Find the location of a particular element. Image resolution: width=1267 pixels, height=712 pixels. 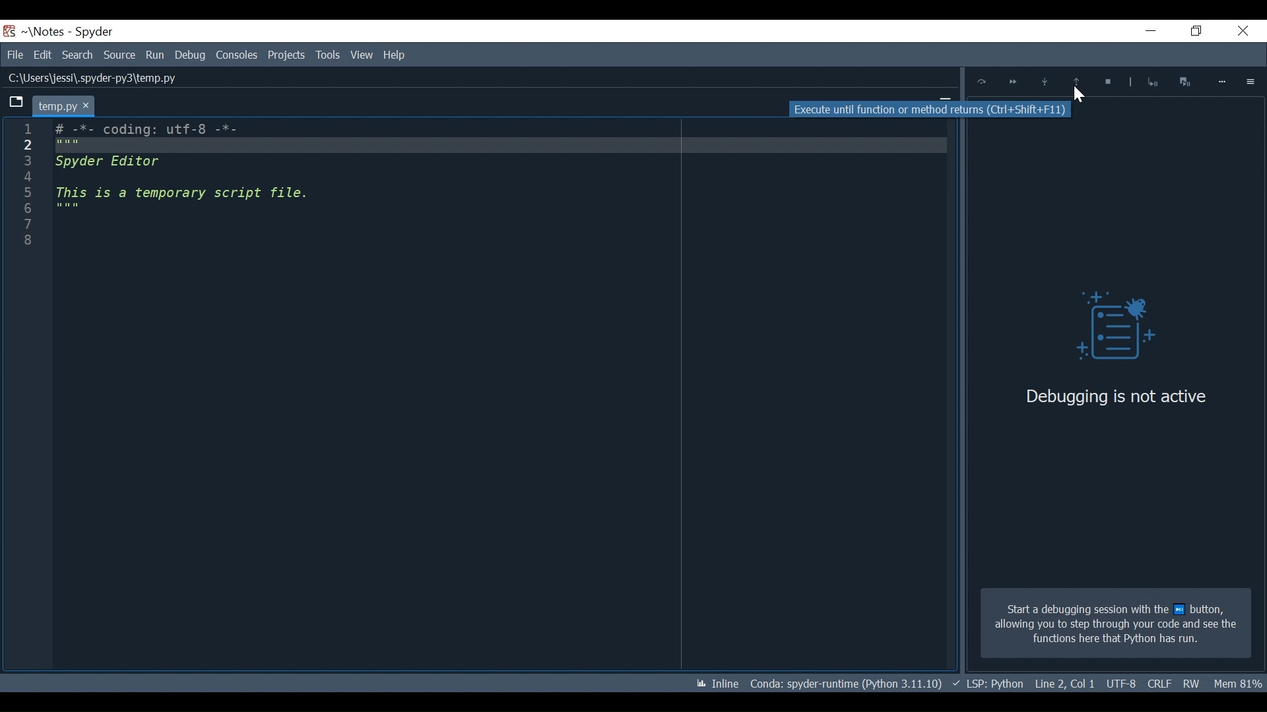

Help is located at coordinates (360, 55).